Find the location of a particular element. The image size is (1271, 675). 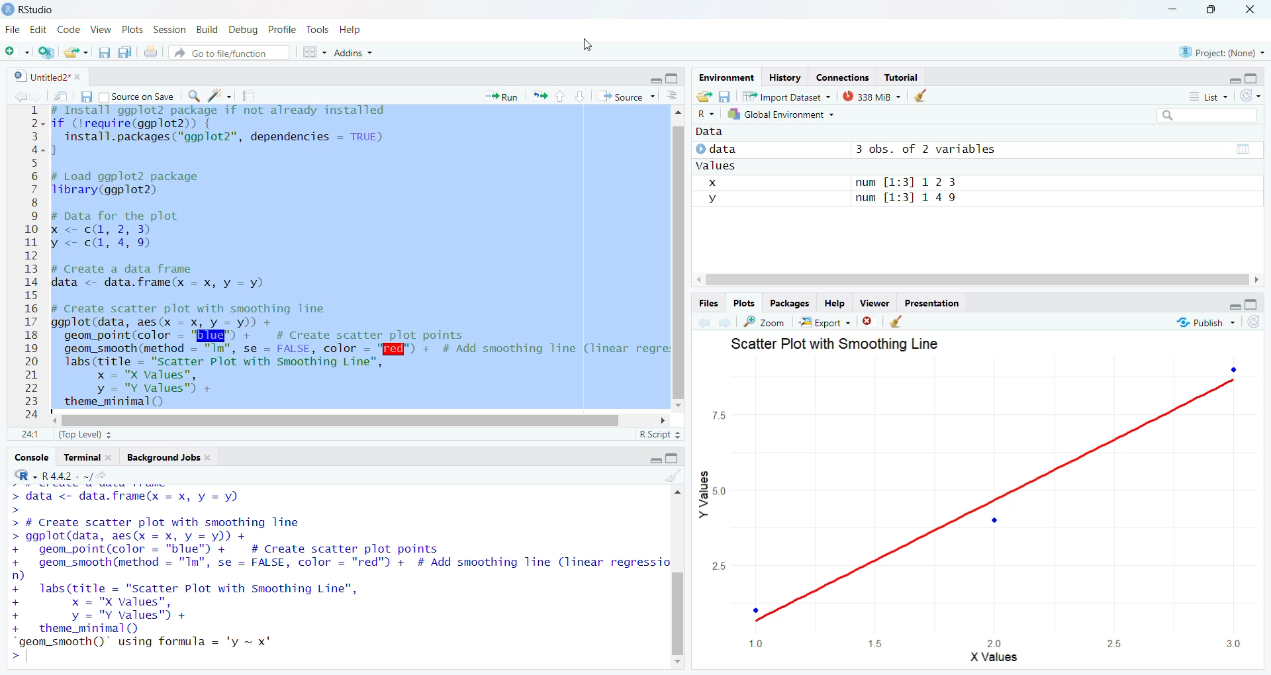

 Profile is located at coordinates (281, 29).